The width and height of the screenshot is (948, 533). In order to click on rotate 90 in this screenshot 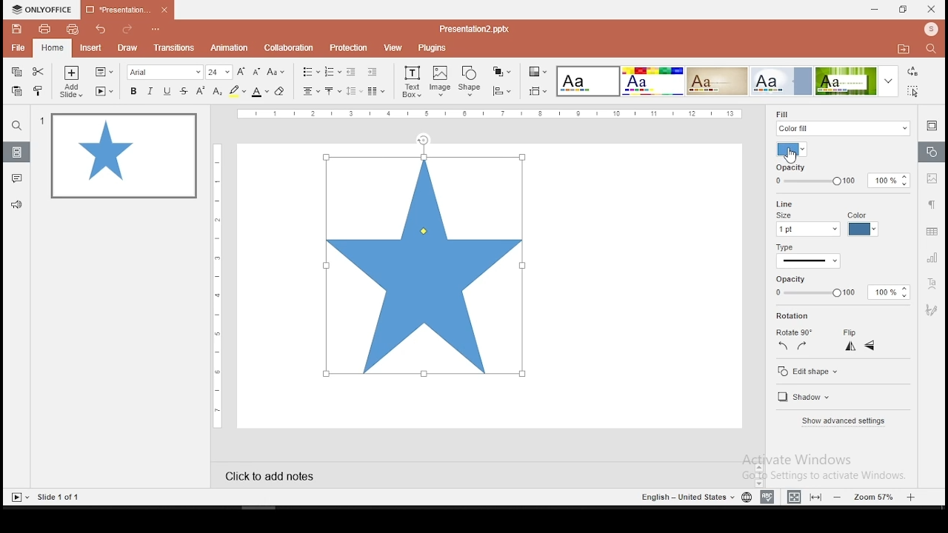, I will do `click(792, 332)`.